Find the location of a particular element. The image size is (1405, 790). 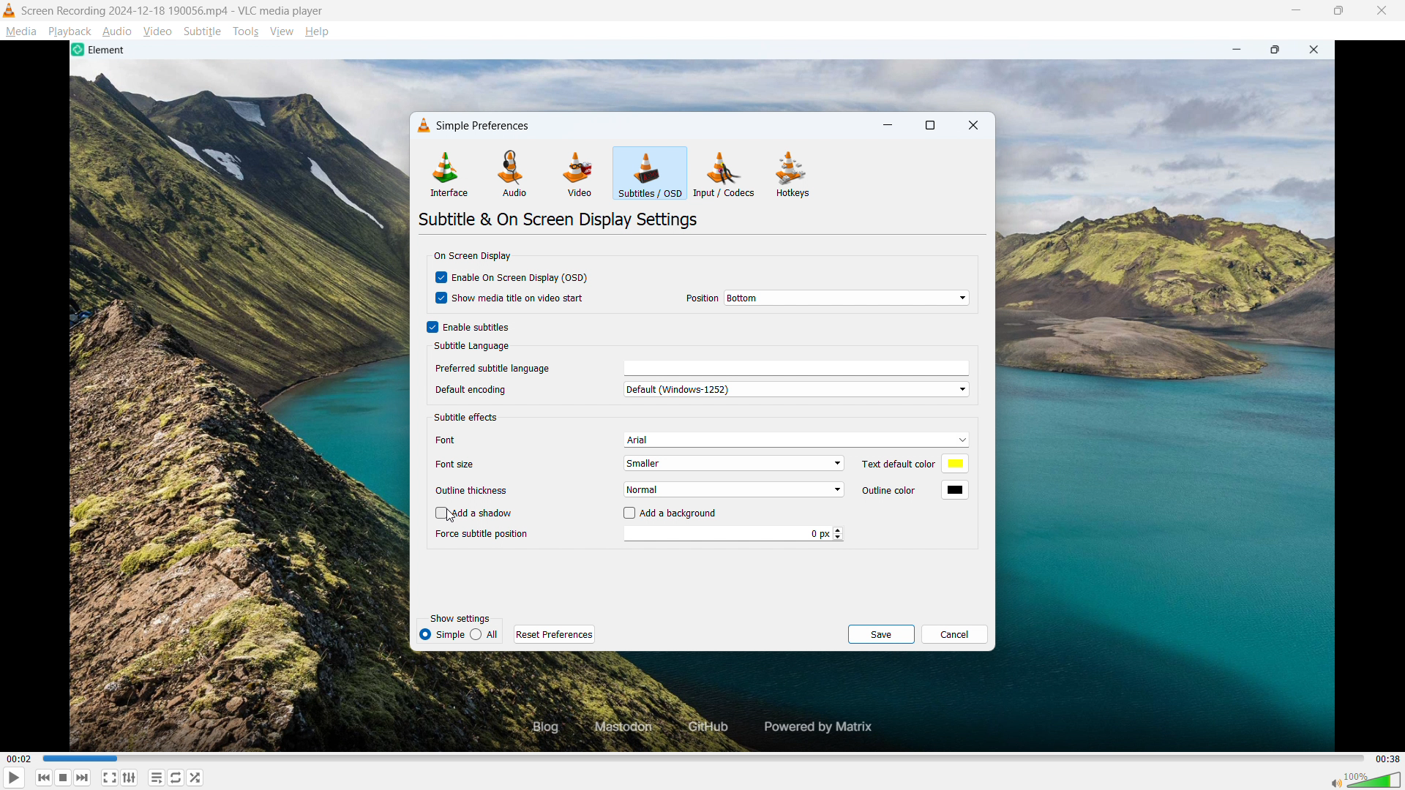

Audio  is located at coordinates (515, 174).